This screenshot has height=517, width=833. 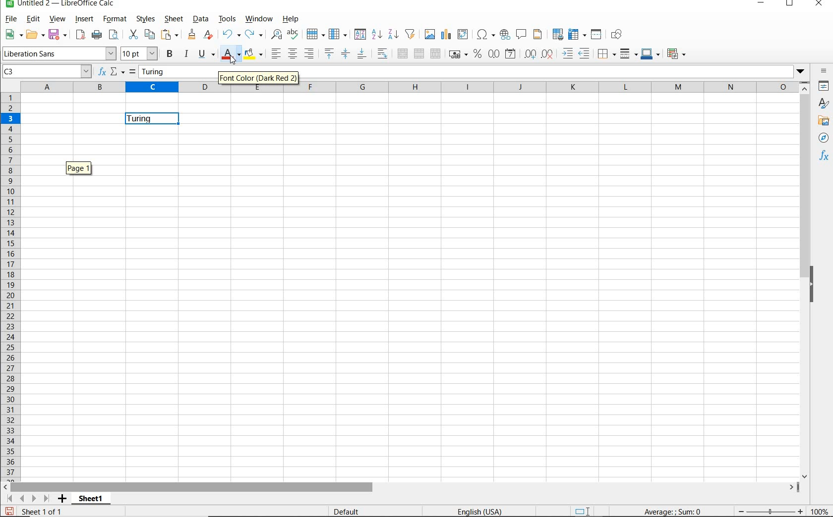 What do you see at coordinates (606, 54) in the screenshot?
I see `BORDERS` at bounding box center [606, 54].